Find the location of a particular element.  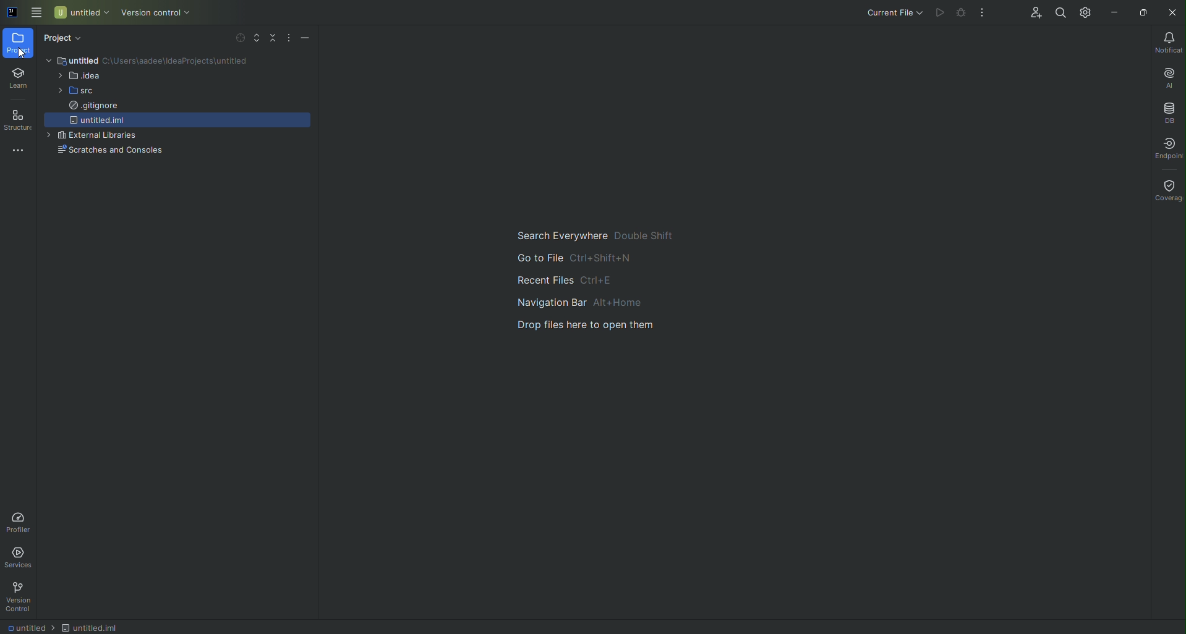

More Tools is located at coordinates (14, 150).